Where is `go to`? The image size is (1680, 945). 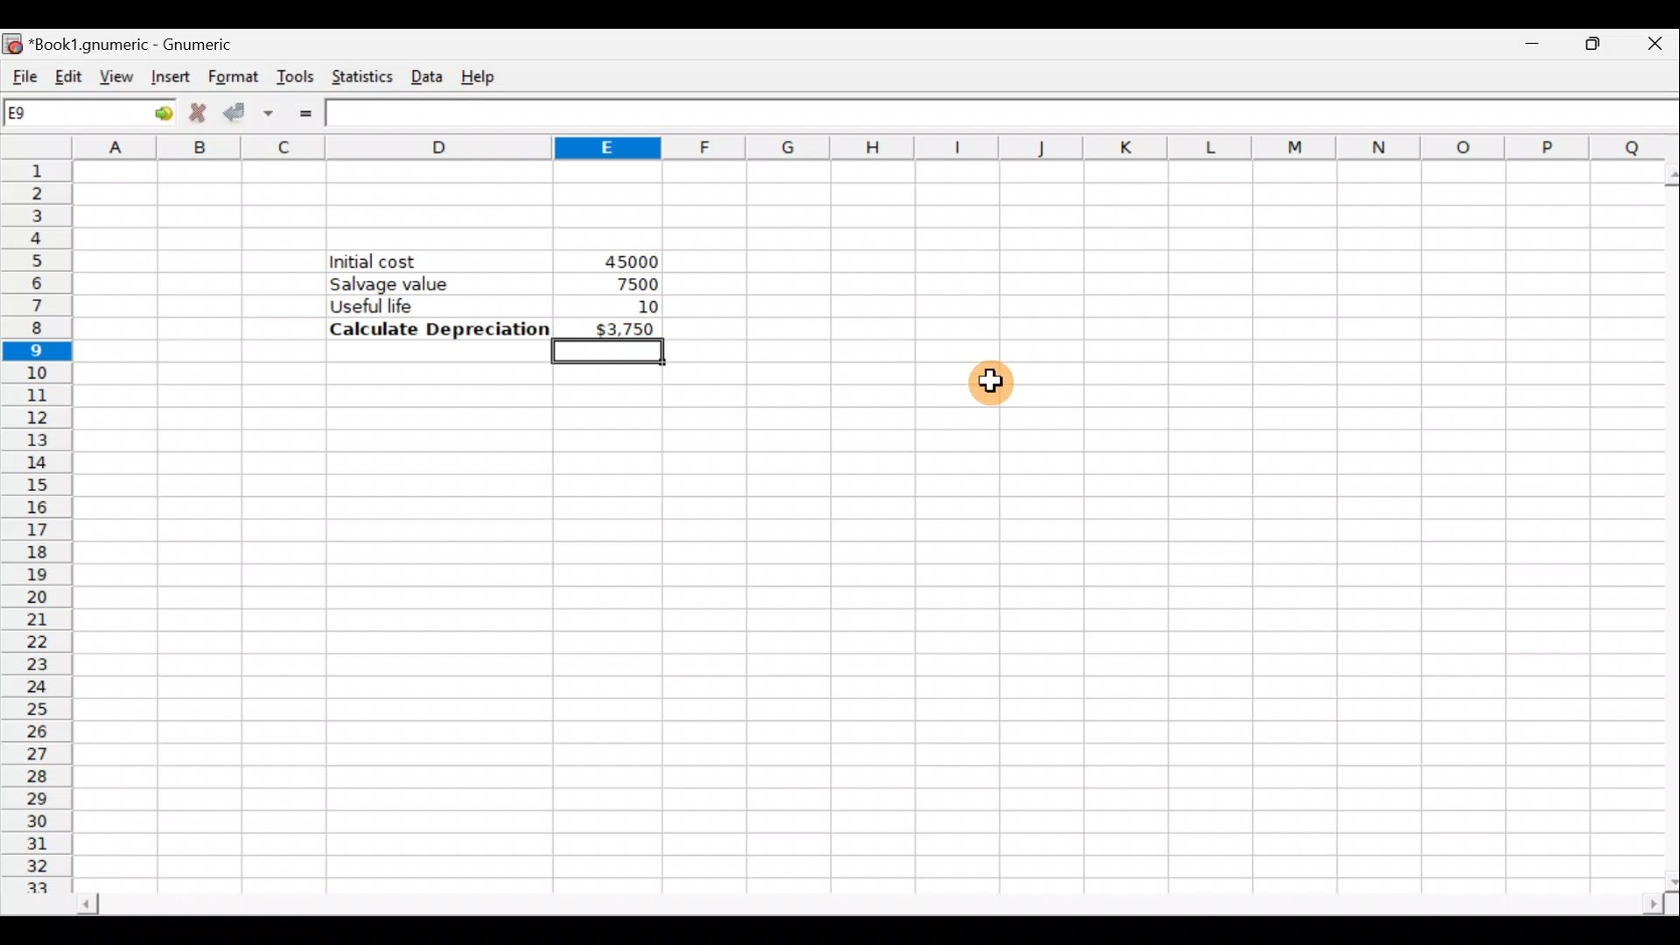 go to is located at coordinates (152, 113).